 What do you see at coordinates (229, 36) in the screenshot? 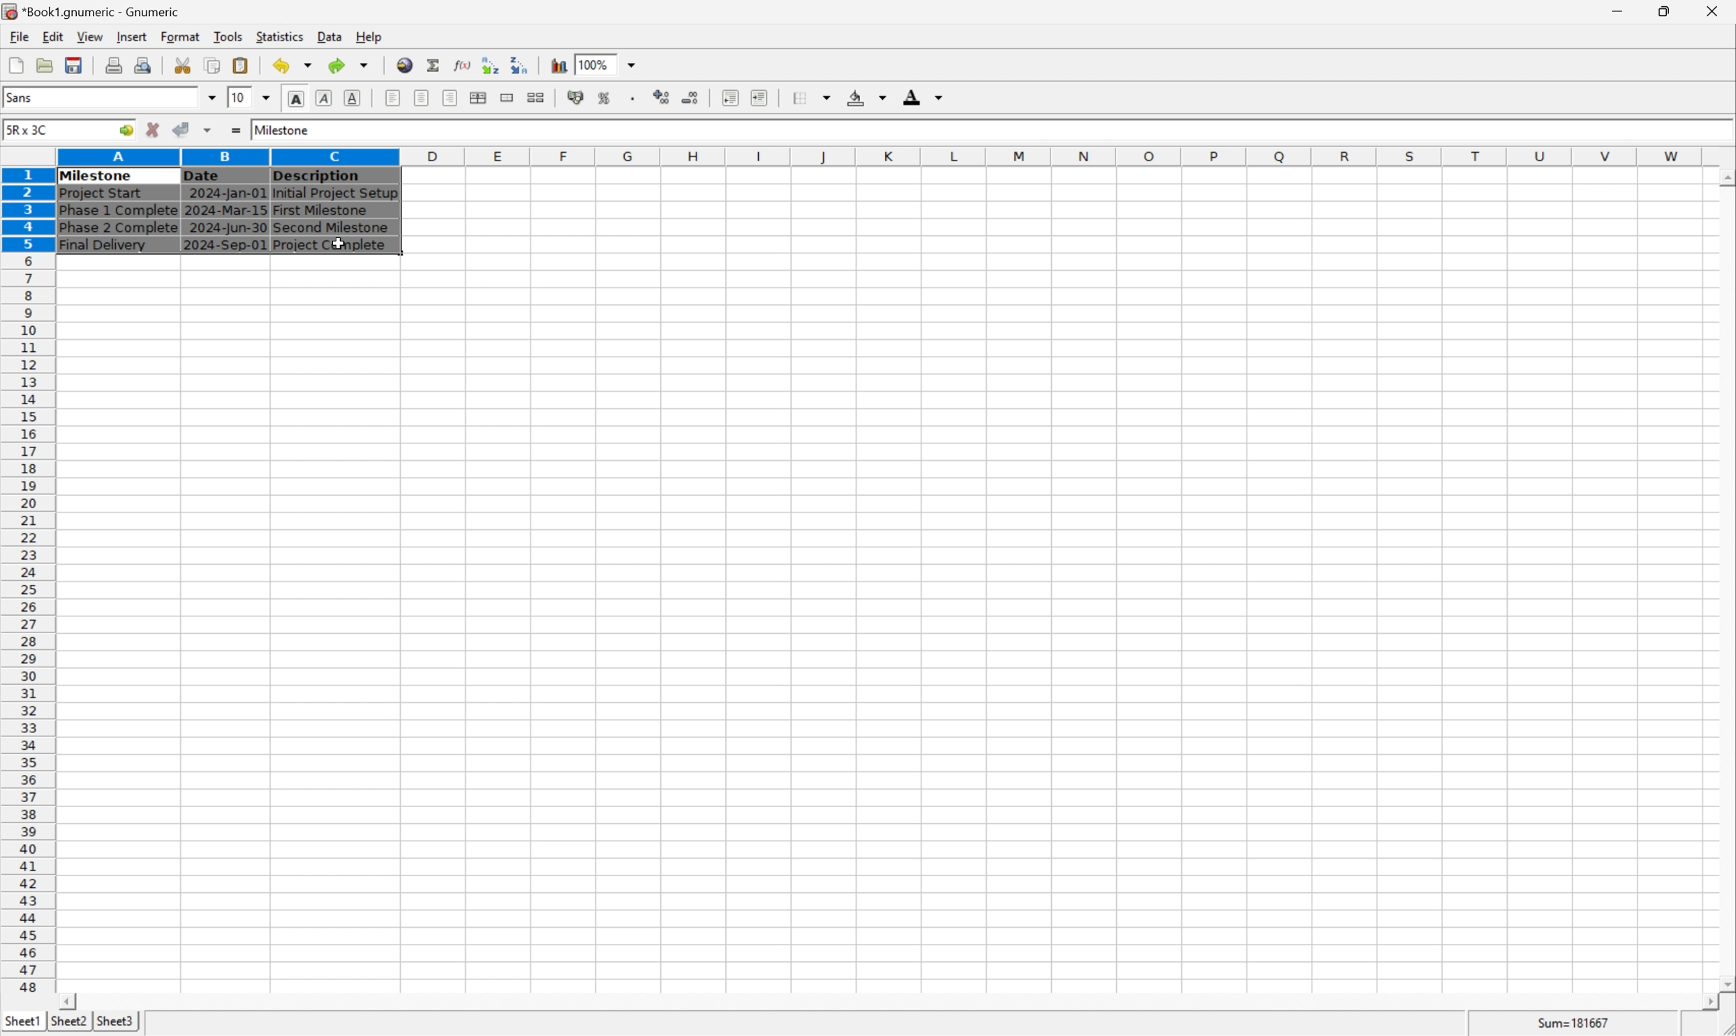
I see `tools` at bounding box center [229, 36].